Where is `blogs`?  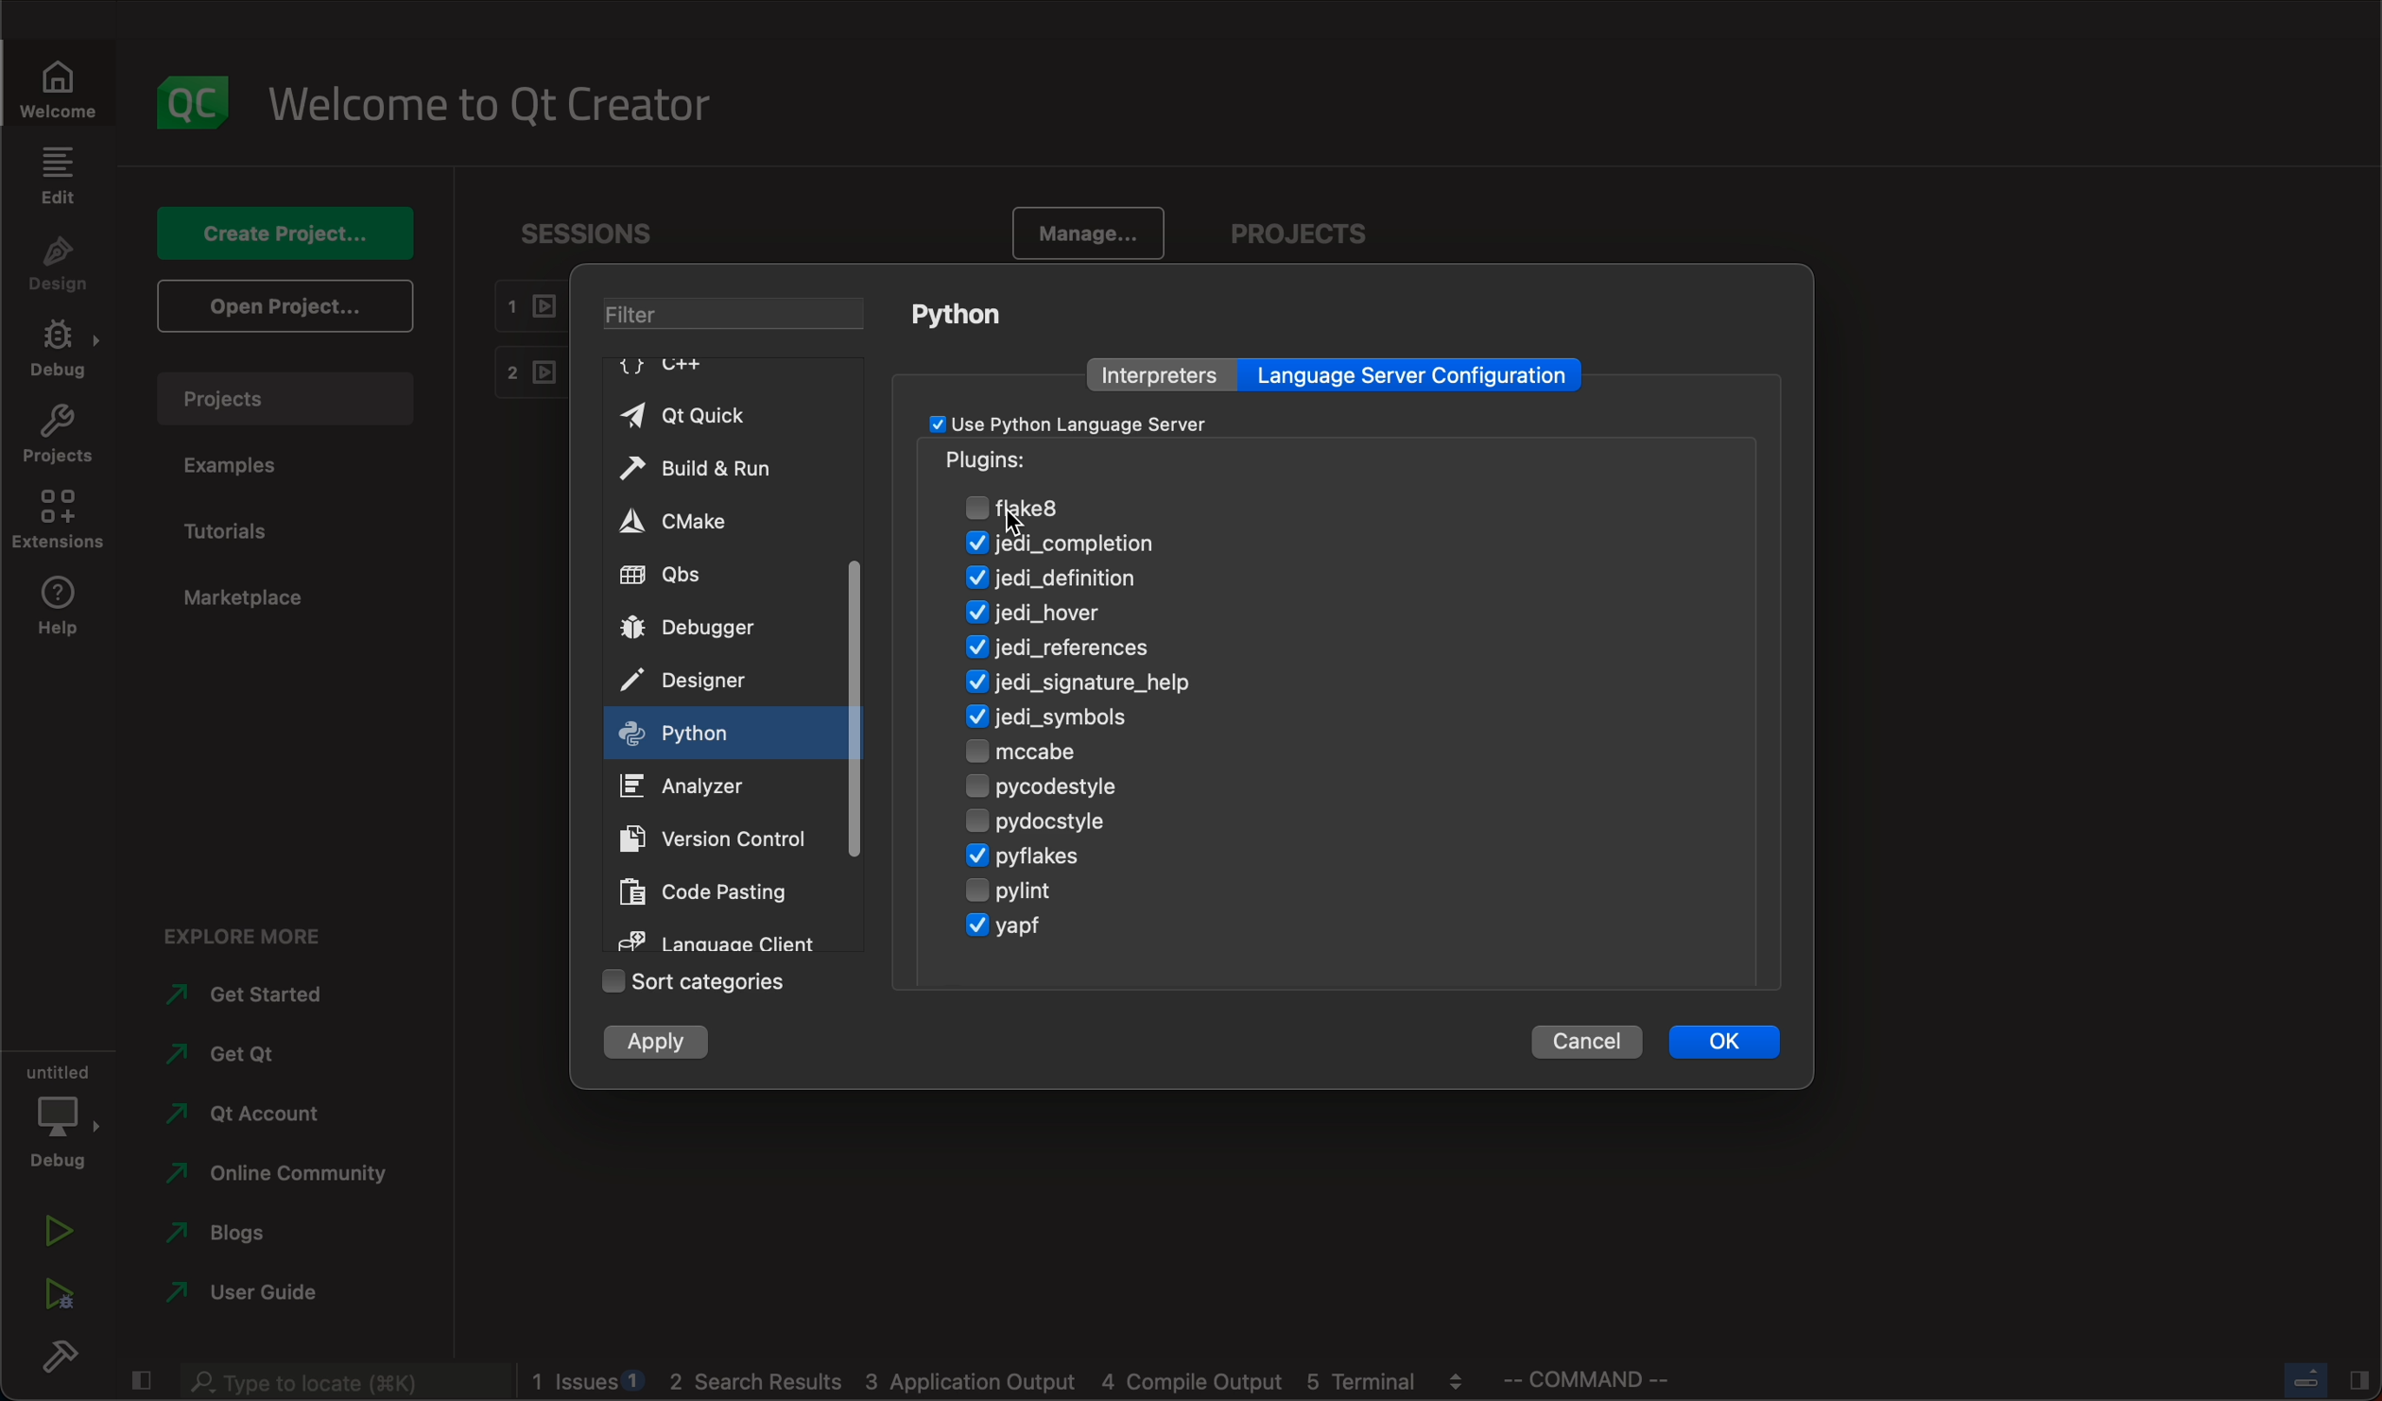
blogs is located at coordinates (235, 1231).